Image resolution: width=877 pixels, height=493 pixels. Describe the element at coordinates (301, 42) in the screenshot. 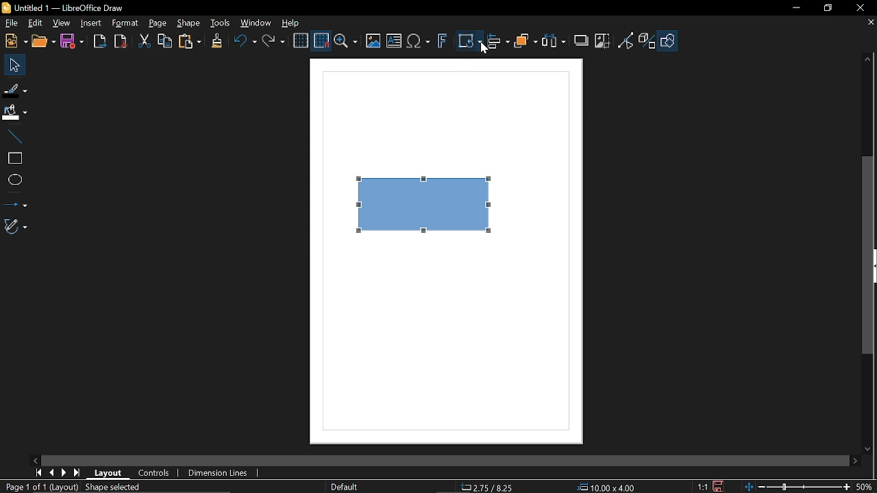

I see `Display grid` at that location.